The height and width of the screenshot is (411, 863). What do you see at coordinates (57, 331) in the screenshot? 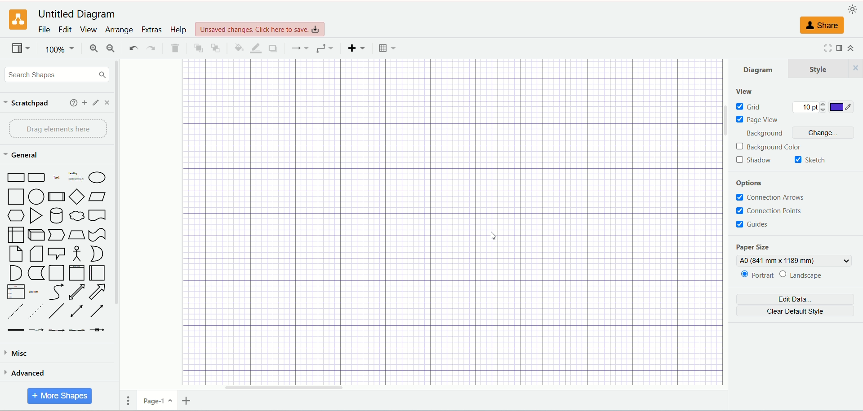
I see `Connector with 2 Labels` at bounding box center [57, 331].